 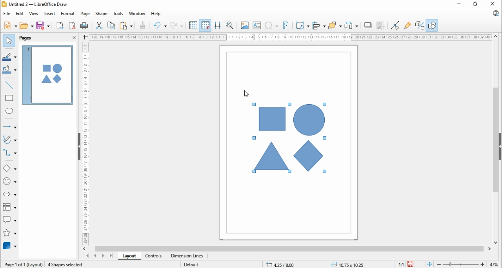 I want to click on dimension lines, so click(x=187, y=256).